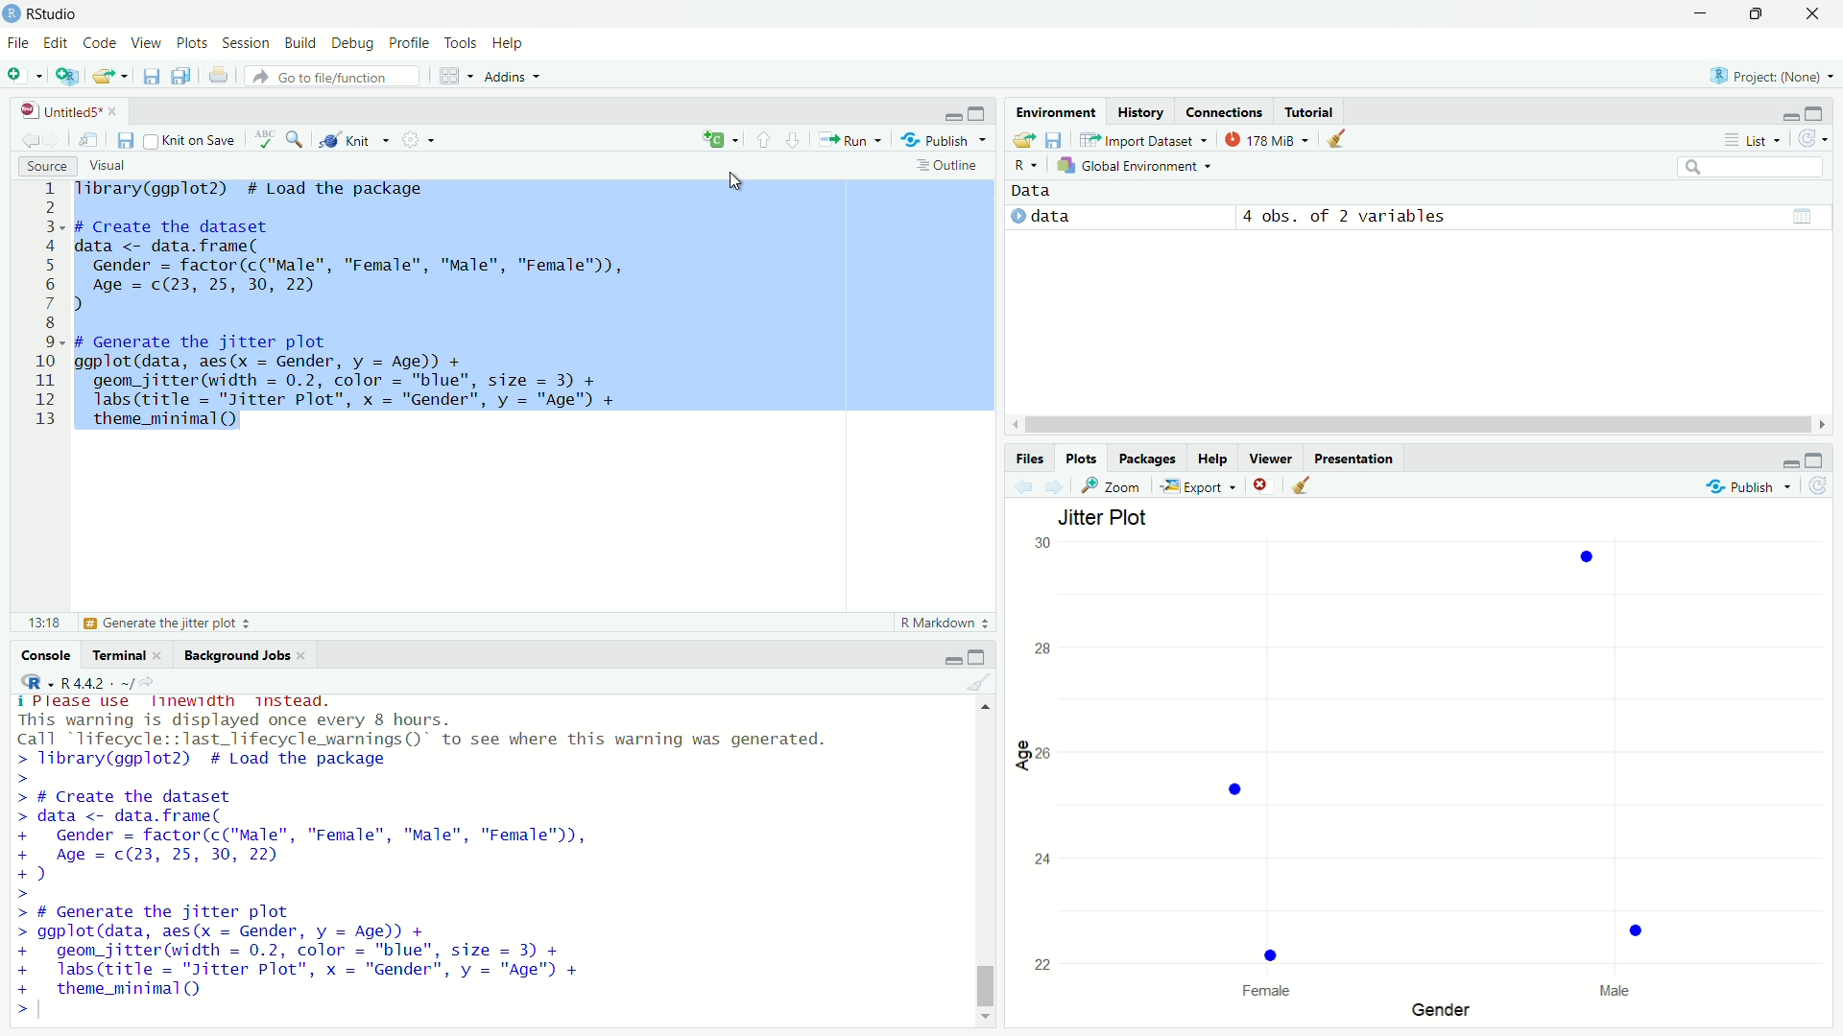 The height and width of the screenshot is (1036, 1843). Describe the element at coordinates (216, 75) in the screenshot. I see `print the file` at that location.